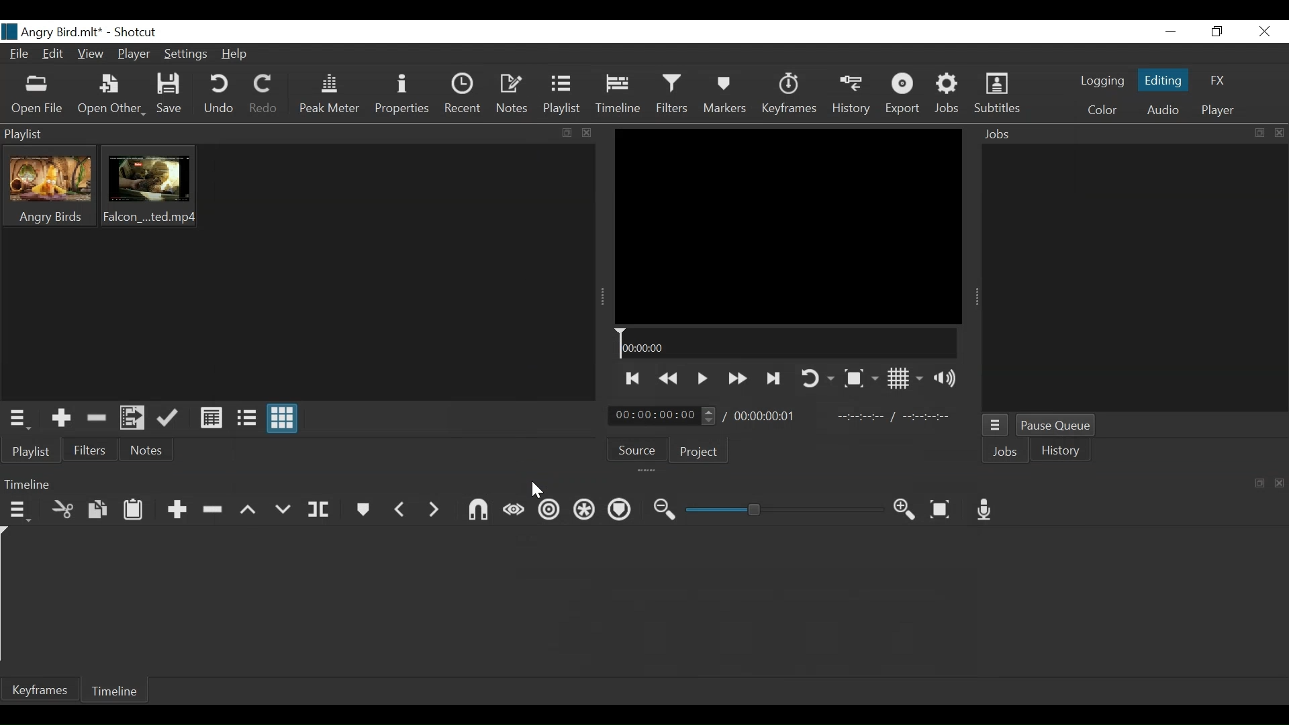 This screenshot has width=1289, height=725. I want to click on Open File, so click(37, 97).